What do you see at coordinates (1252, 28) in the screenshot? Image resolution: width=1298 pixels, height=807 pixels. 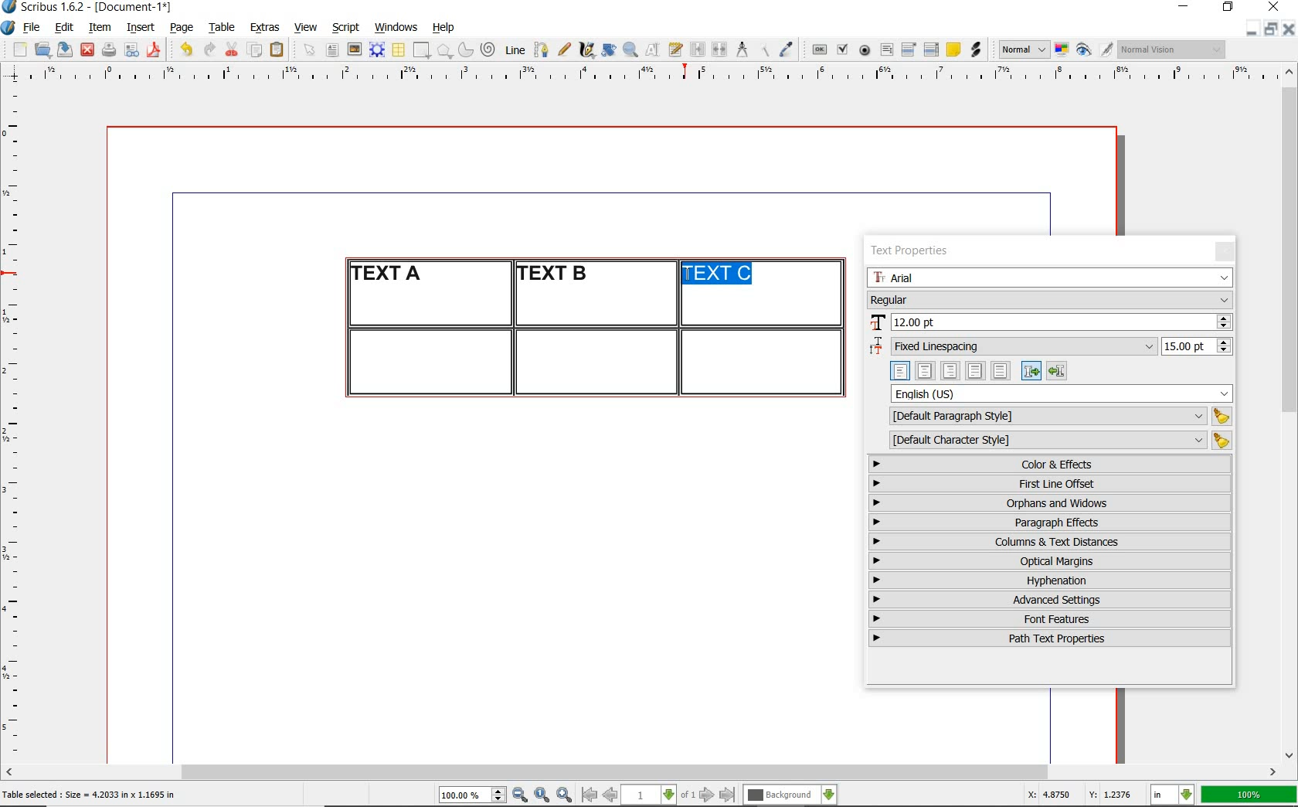 I see `minimize` at bounding box center [1252, 28].